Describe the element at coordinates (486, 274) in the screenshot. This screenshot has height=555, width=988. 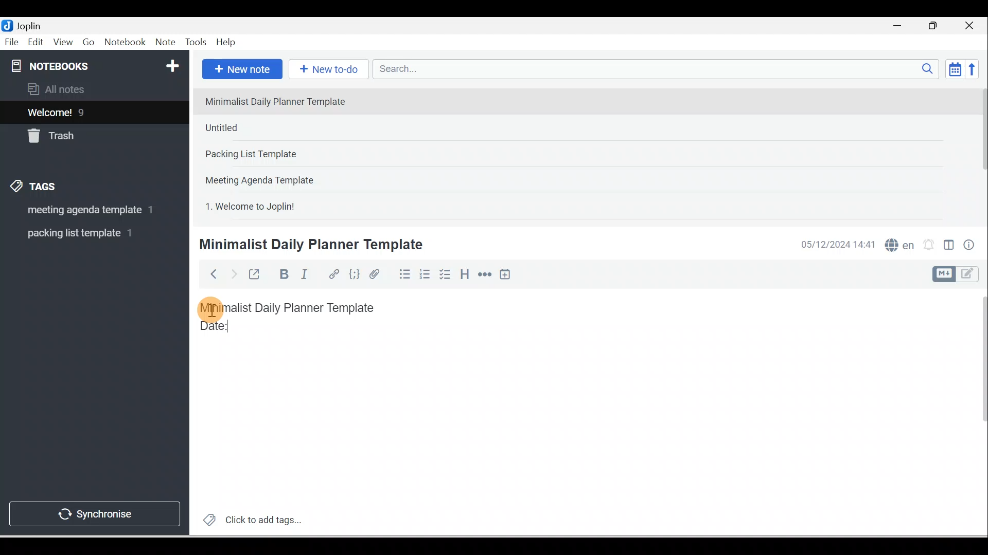
I see `Horizontal rule` at that location.